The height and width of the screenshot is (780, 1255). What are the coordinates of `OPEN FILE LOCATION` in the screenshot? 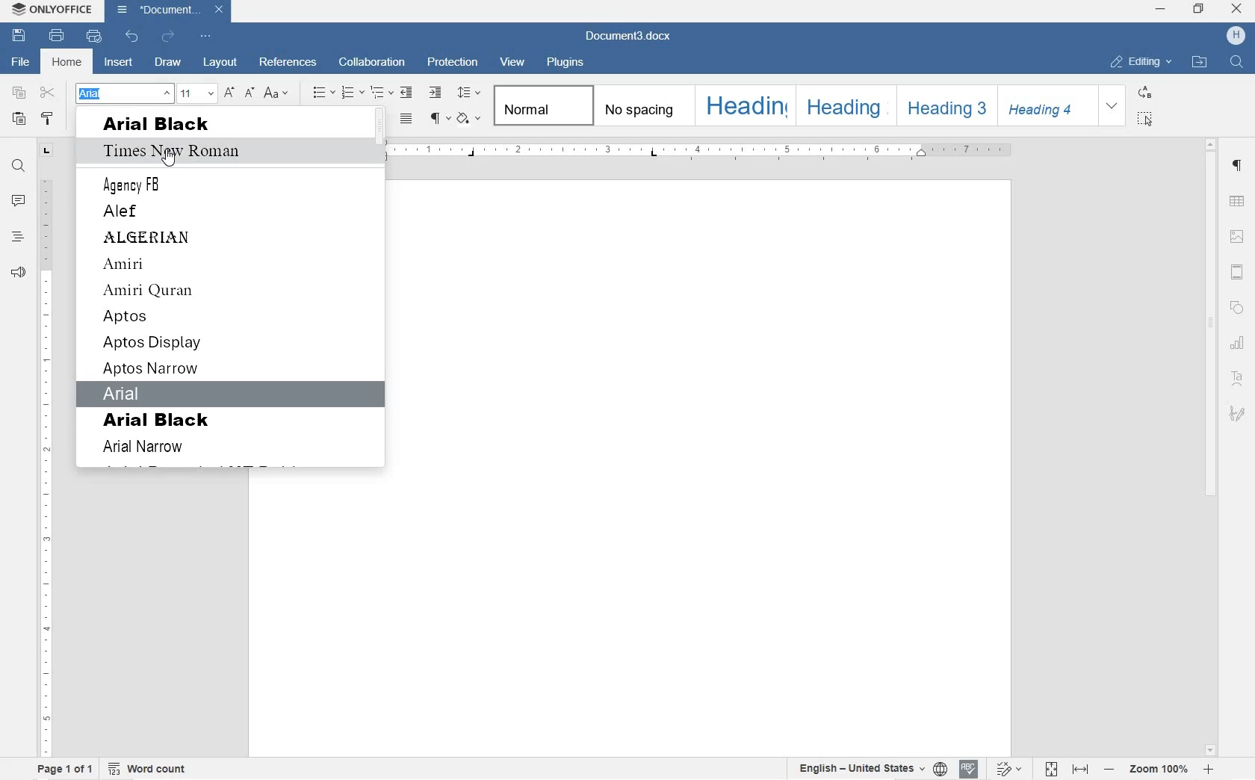 It's located at (1199, 61).